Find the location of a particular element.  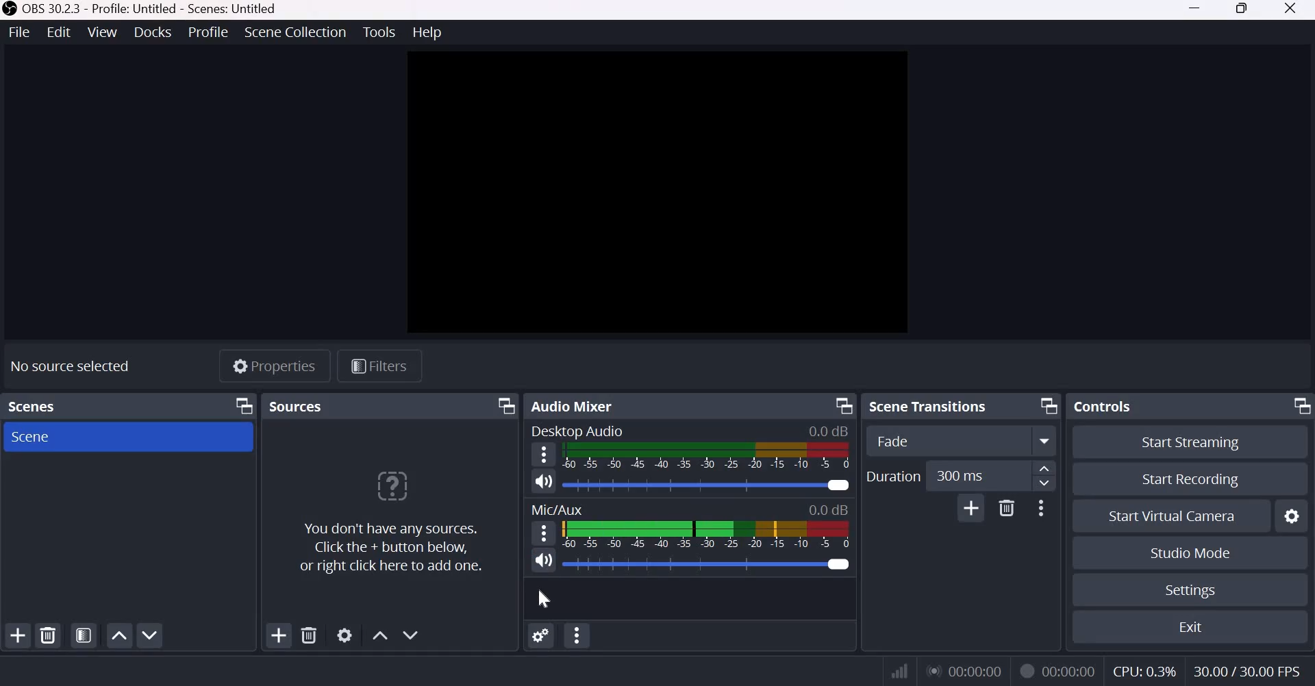

Start recording is located at coordinates (1188, 480).